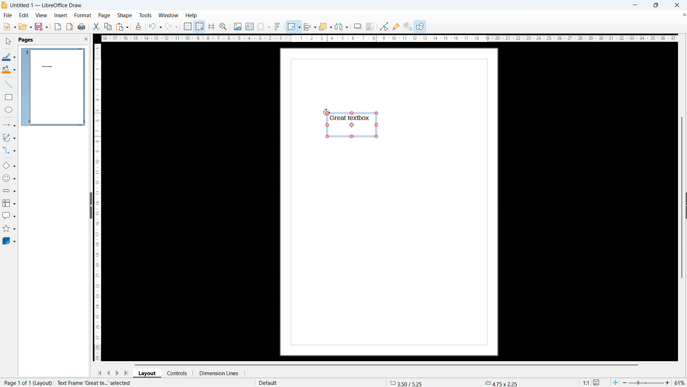 The width and height of the screenshot is (687, 387). What do you see at coordinates (148, 373) in the screenshot?
I see `layout` at bounding box center [148, 373].